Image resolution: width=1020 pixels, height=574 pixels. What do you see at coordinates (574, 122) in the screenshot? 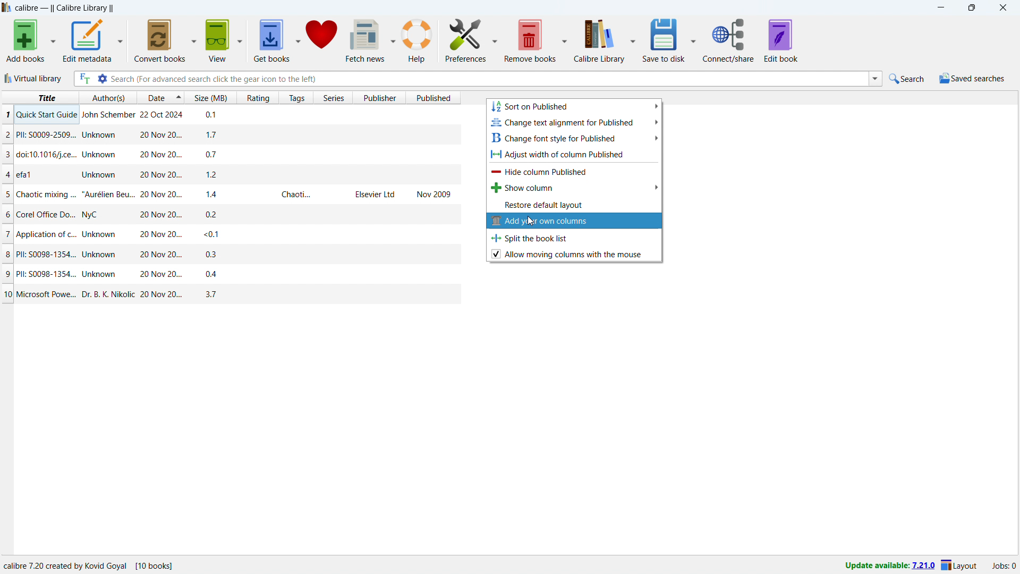
I see `change text alignment for published` at bounding box center [574, 122].